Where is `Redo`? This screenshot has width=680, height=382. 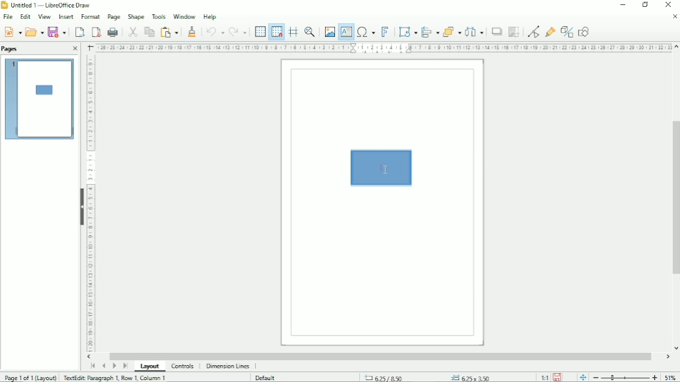 Redo is located at coordinates (239, 32).